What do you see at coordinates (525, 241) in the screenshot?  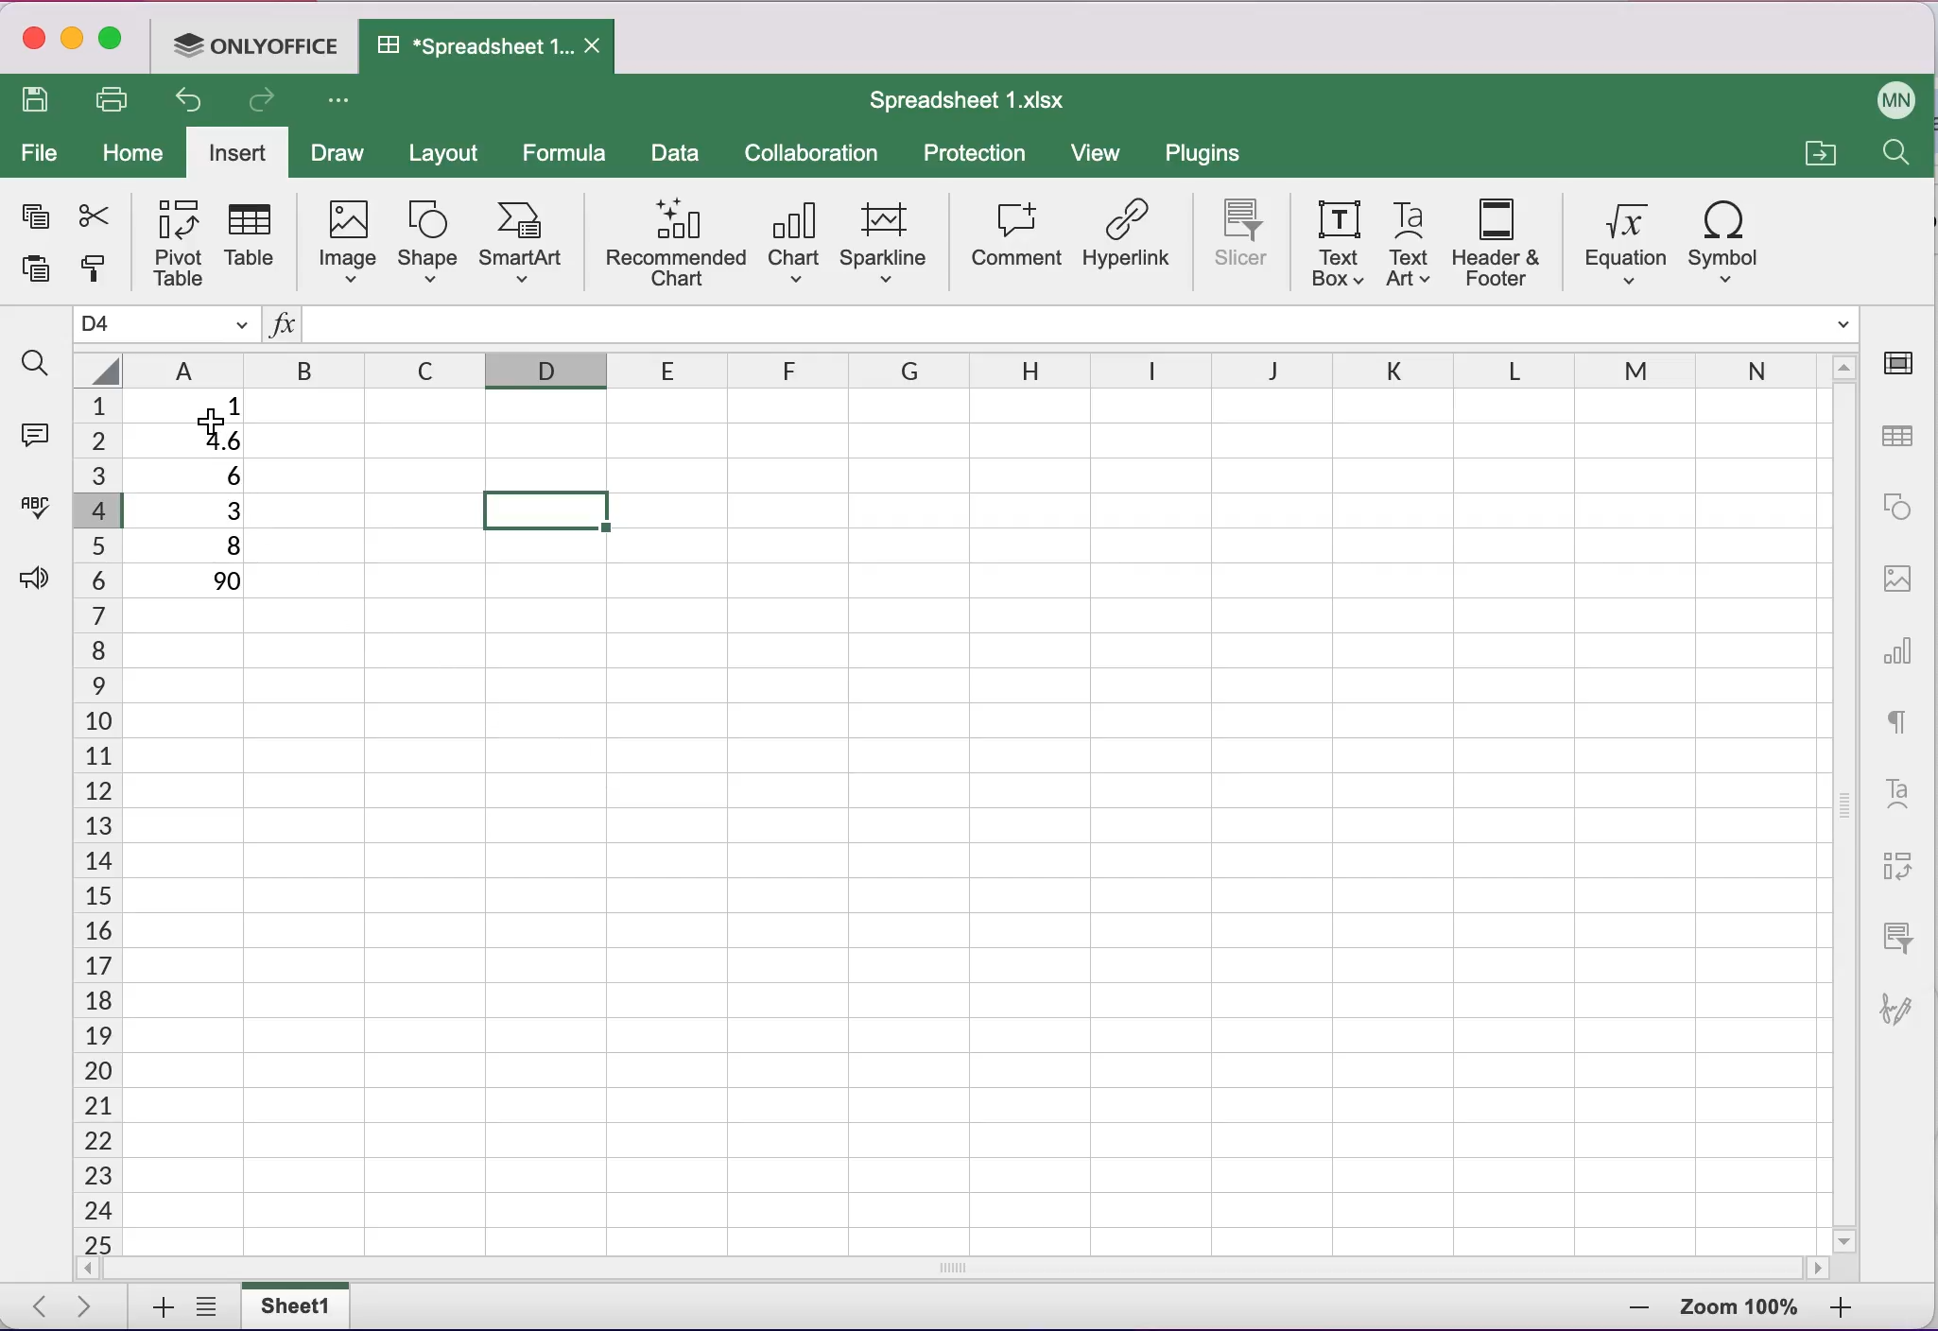 I see `smart art` at bounding box center [525, 241].